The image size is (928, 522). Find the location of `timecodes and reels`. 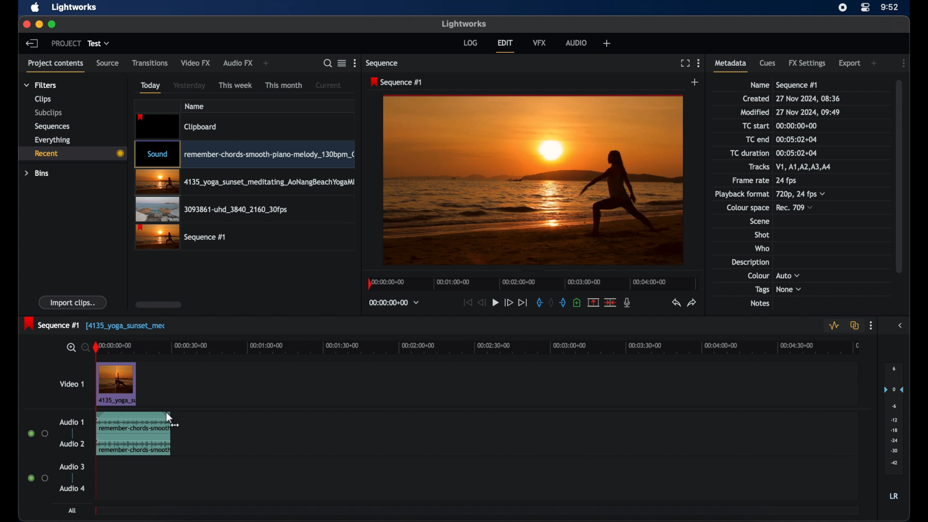

timecodes and reels is located at coordinates (394, 303).